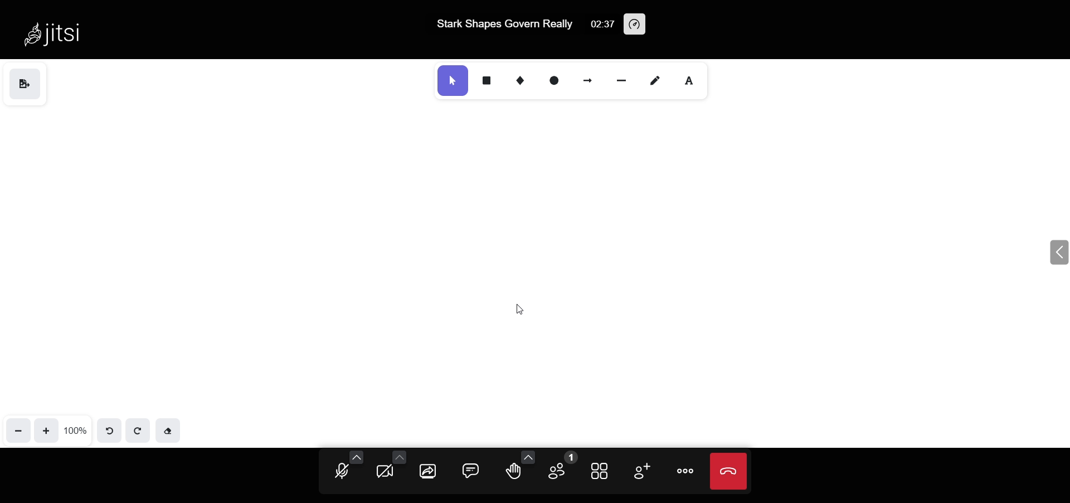  Describe the element at coordinates (689, 83) in the screenshot. I see `text` at that location.